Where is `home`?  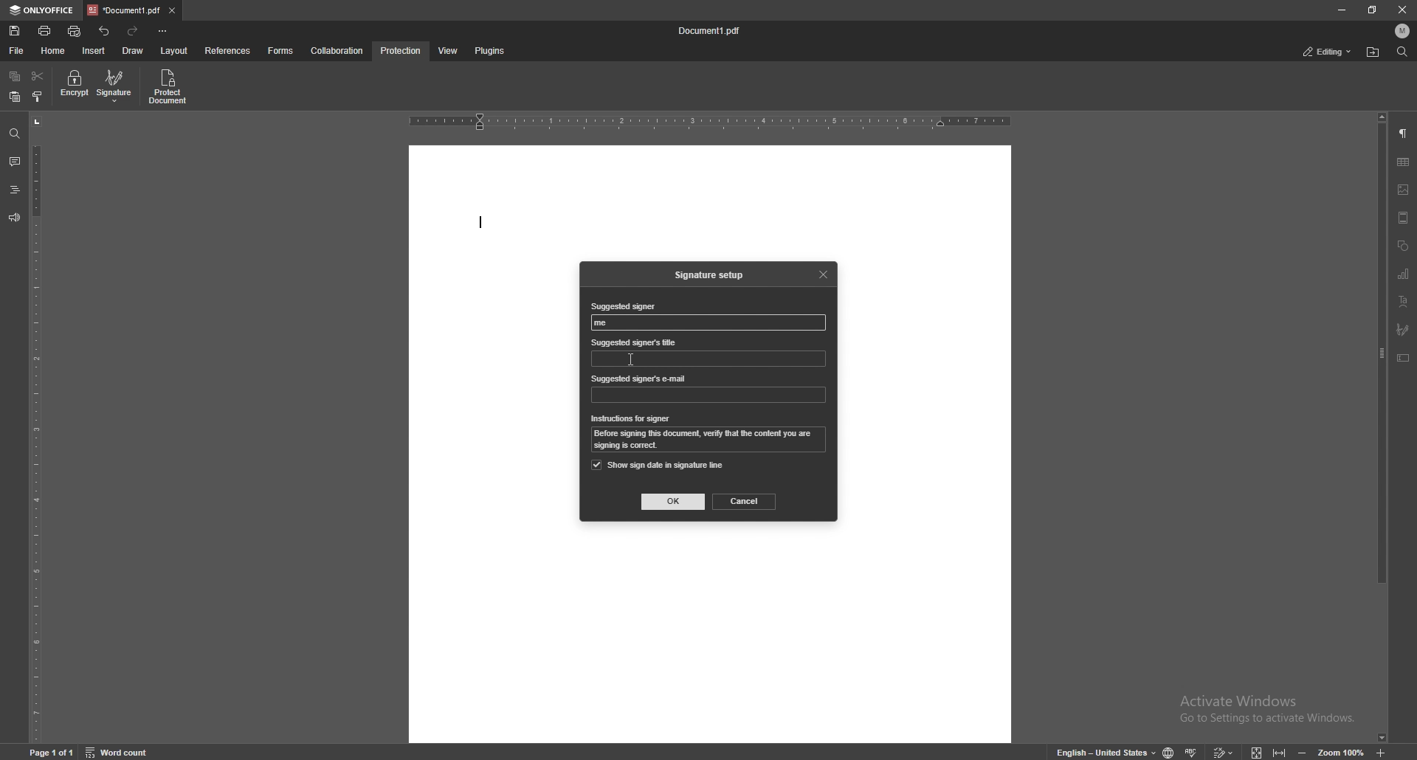 home is located at coordinates (55, 51).